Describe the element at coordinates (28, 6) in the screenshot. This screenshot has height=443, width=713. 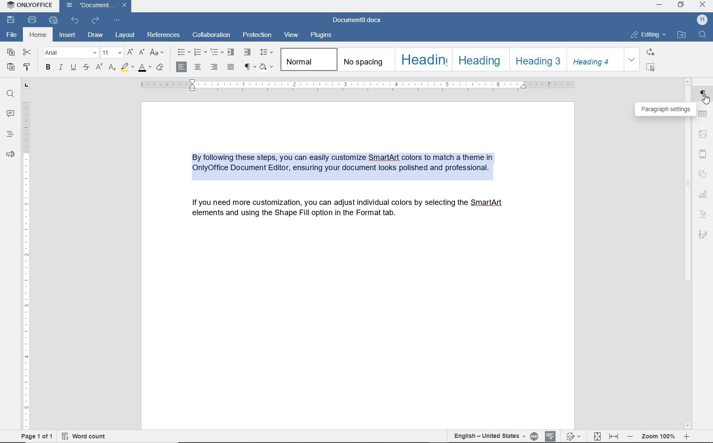
I see `system name` at that location.